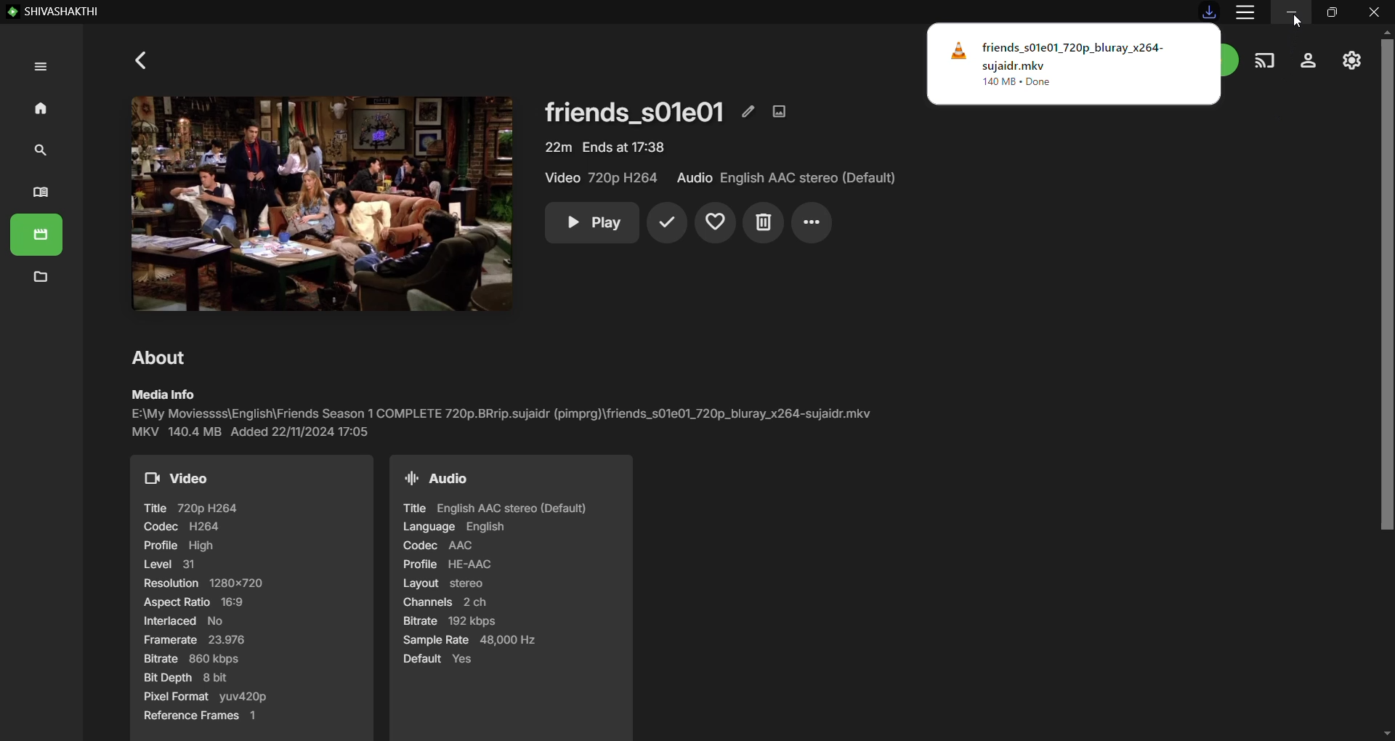  What do you see at coordinates (1351, 60) in the screenshot?
I see `Manage Emby Server` at bounding box center [1351, 60].